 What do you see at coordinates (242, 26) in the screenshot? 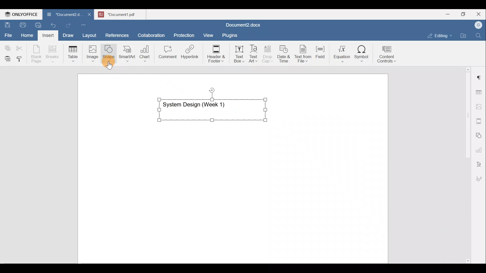
I see `Document name` at bounding box center [242, 26].